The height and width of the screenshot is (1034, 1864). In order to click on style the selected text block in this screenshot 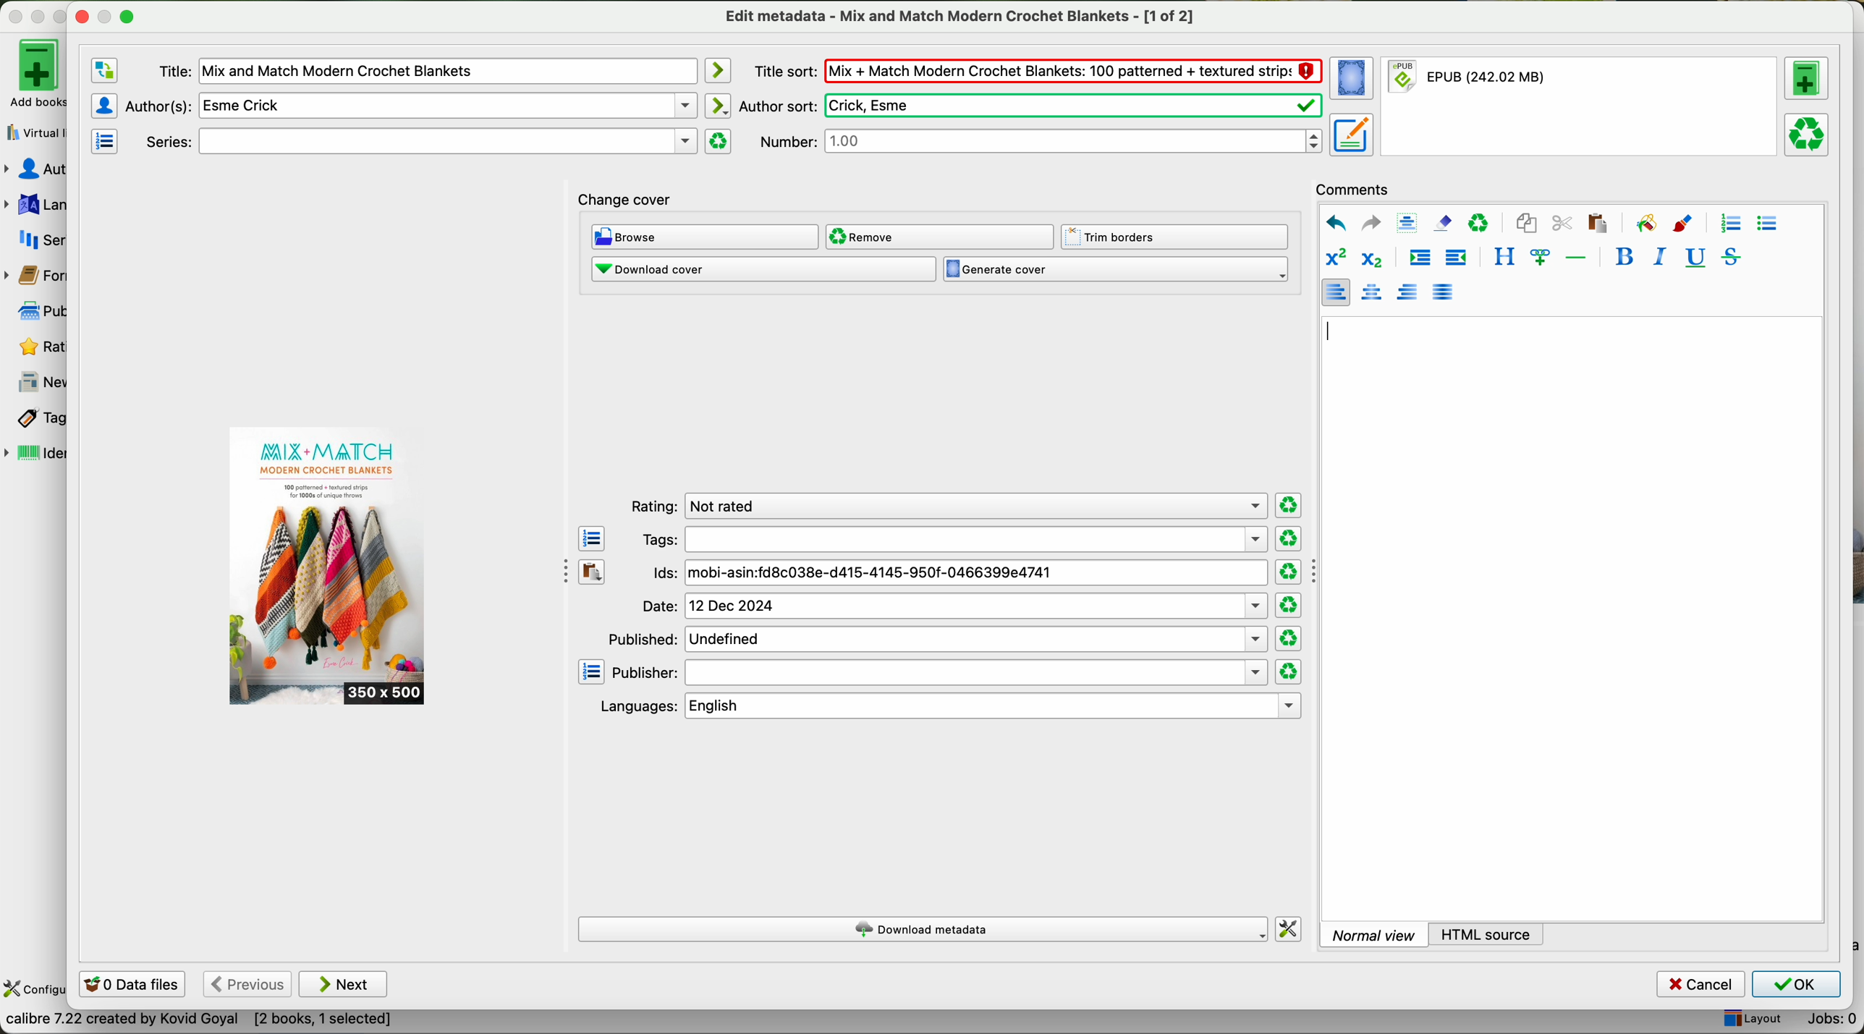, I will do `click(1503, 258)`.